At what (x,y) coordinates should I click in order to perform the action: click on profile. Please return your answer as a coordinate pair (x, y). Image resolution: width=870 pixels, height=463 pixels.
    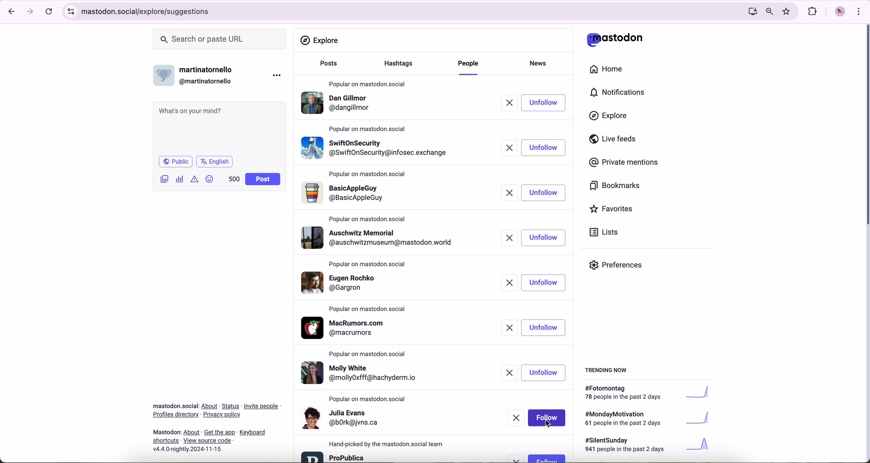
    Looking at the image, I should click on (342, 417).